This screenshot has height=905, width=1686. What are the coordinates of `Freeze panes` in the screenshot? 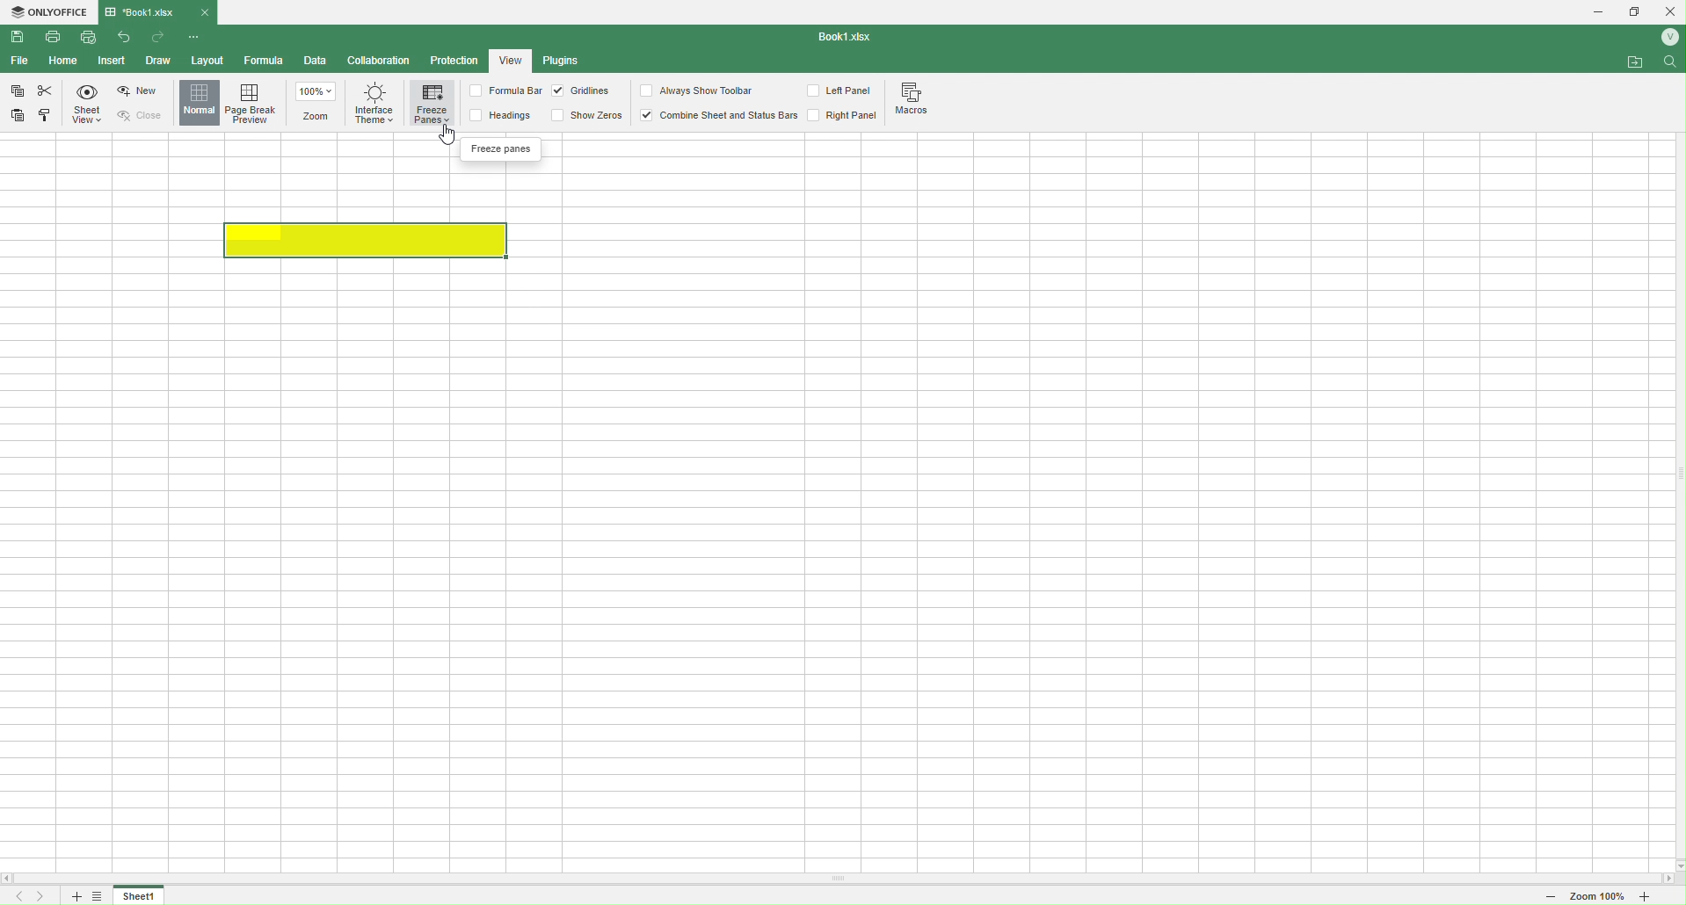 It's located at (497, 150).